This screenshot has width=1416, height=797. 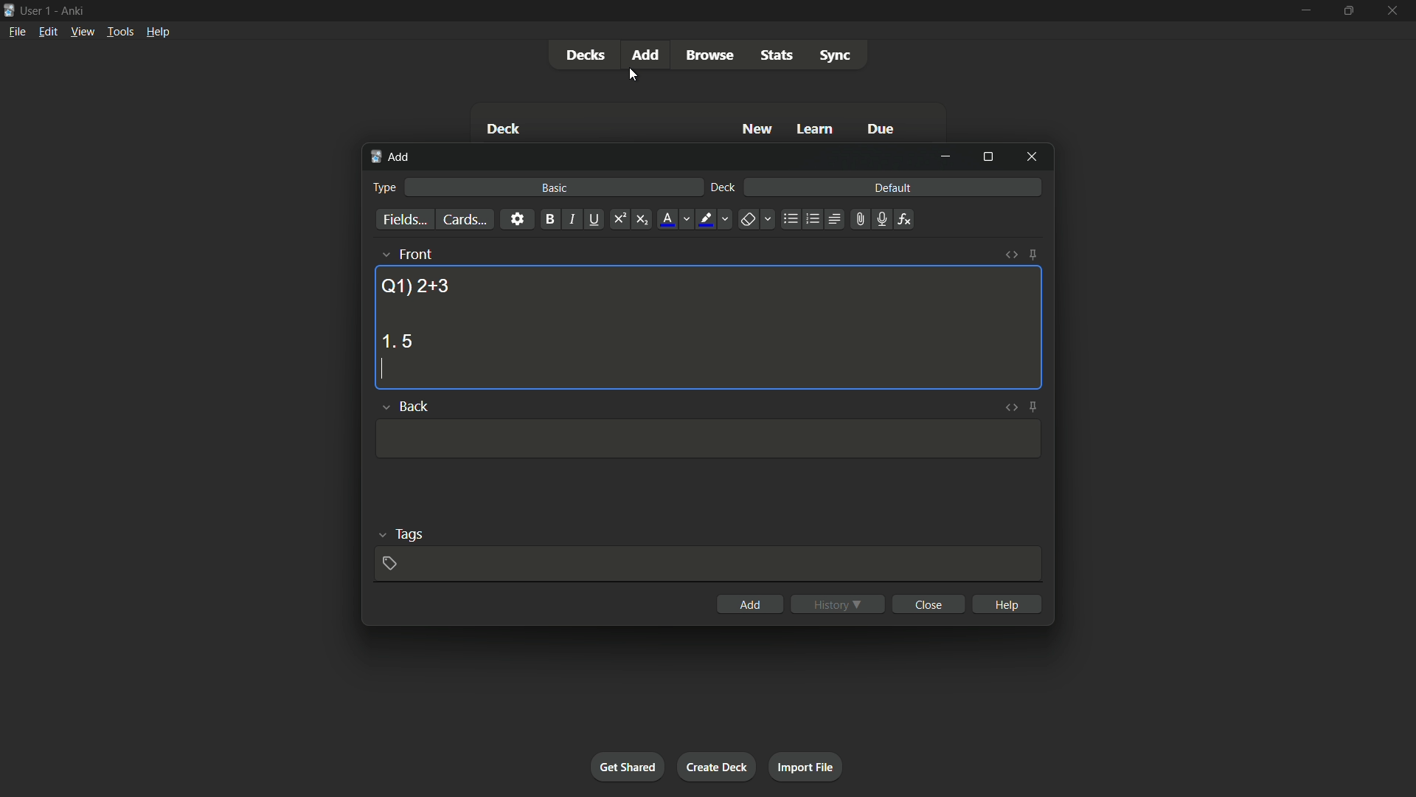 What do you see at coordinates (751, 604) in the screenshot?
I see `add` at bounding box center [751, 604].